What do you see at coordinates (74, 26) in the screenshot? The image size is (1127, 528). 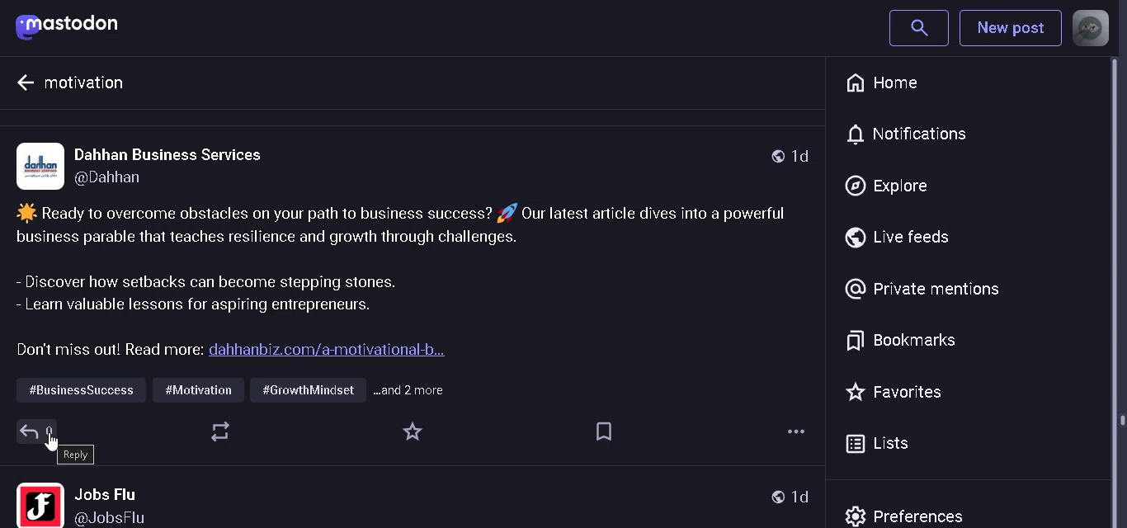 I see `logo` at bounding box center [74, 26].